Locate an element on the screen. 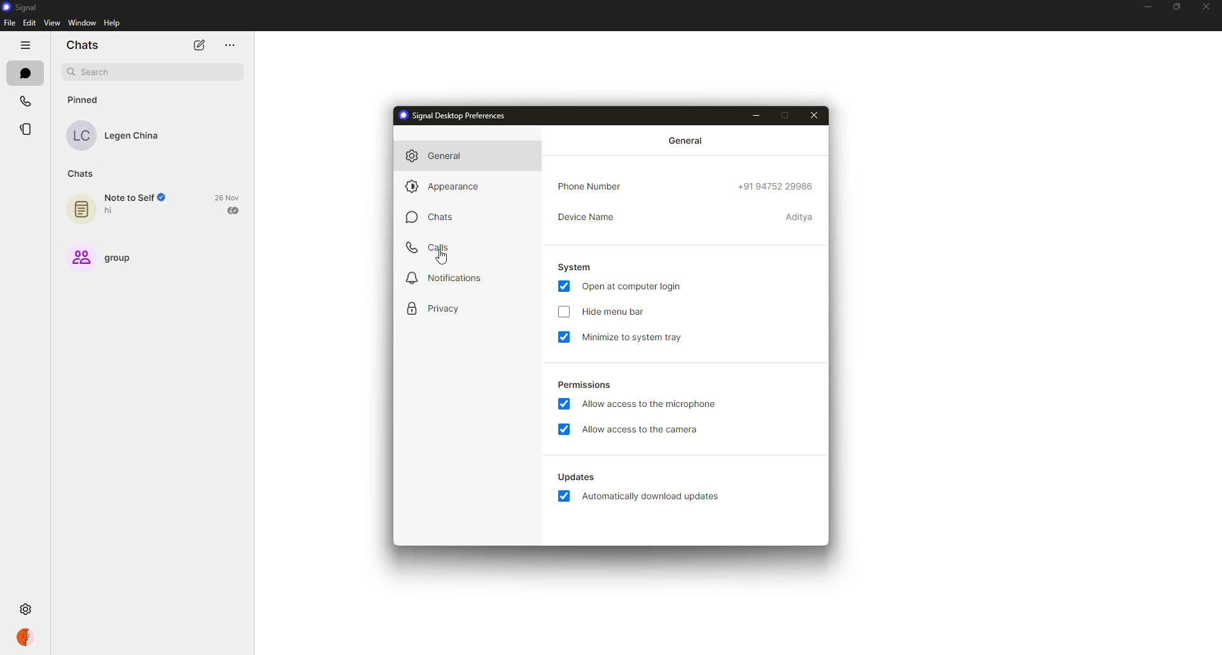 The width and height of the screenshot is (1222, 655). allow access to microphone is located at coordinates (654, 403).